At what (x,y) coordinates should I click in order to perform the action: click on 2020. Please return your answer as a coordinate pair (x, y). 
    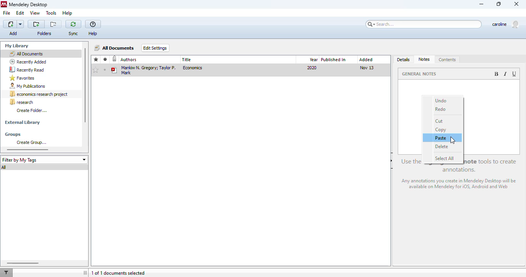
    Looking at the image, I should click on (312, 68).